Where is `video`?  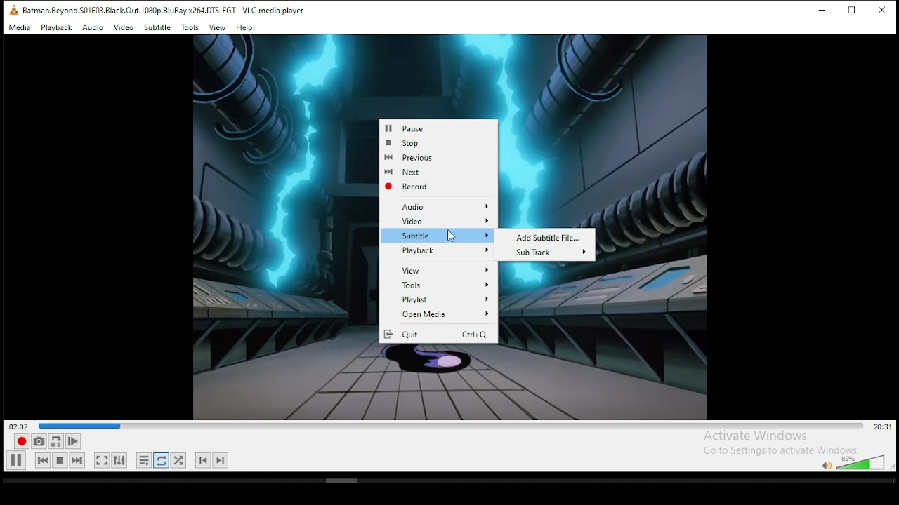 video is located at coordinates (124, 27).